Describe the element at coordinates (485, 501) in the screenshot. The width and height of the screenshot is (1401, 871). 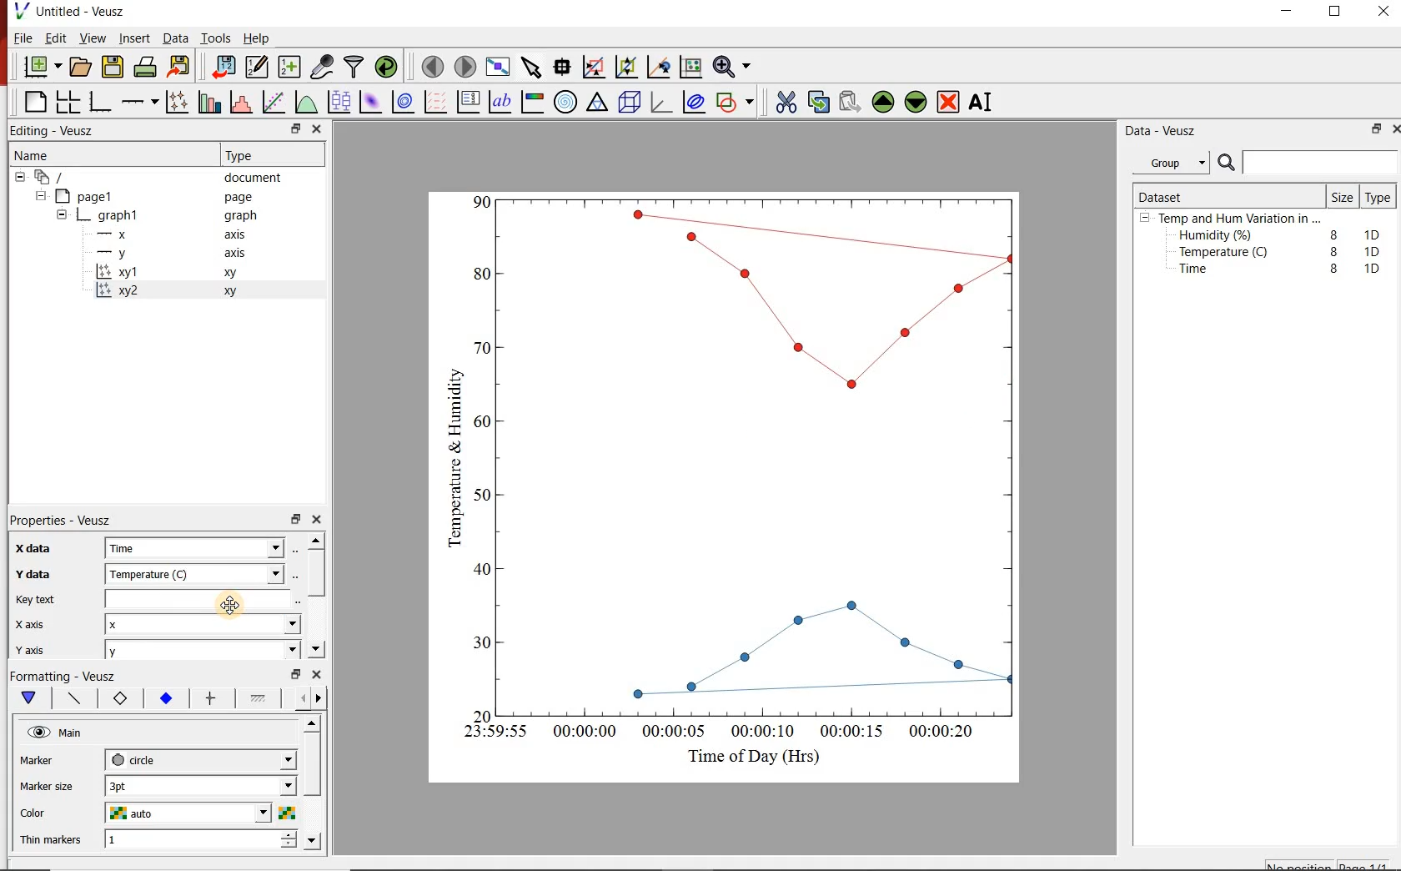
I see `50` at that location.